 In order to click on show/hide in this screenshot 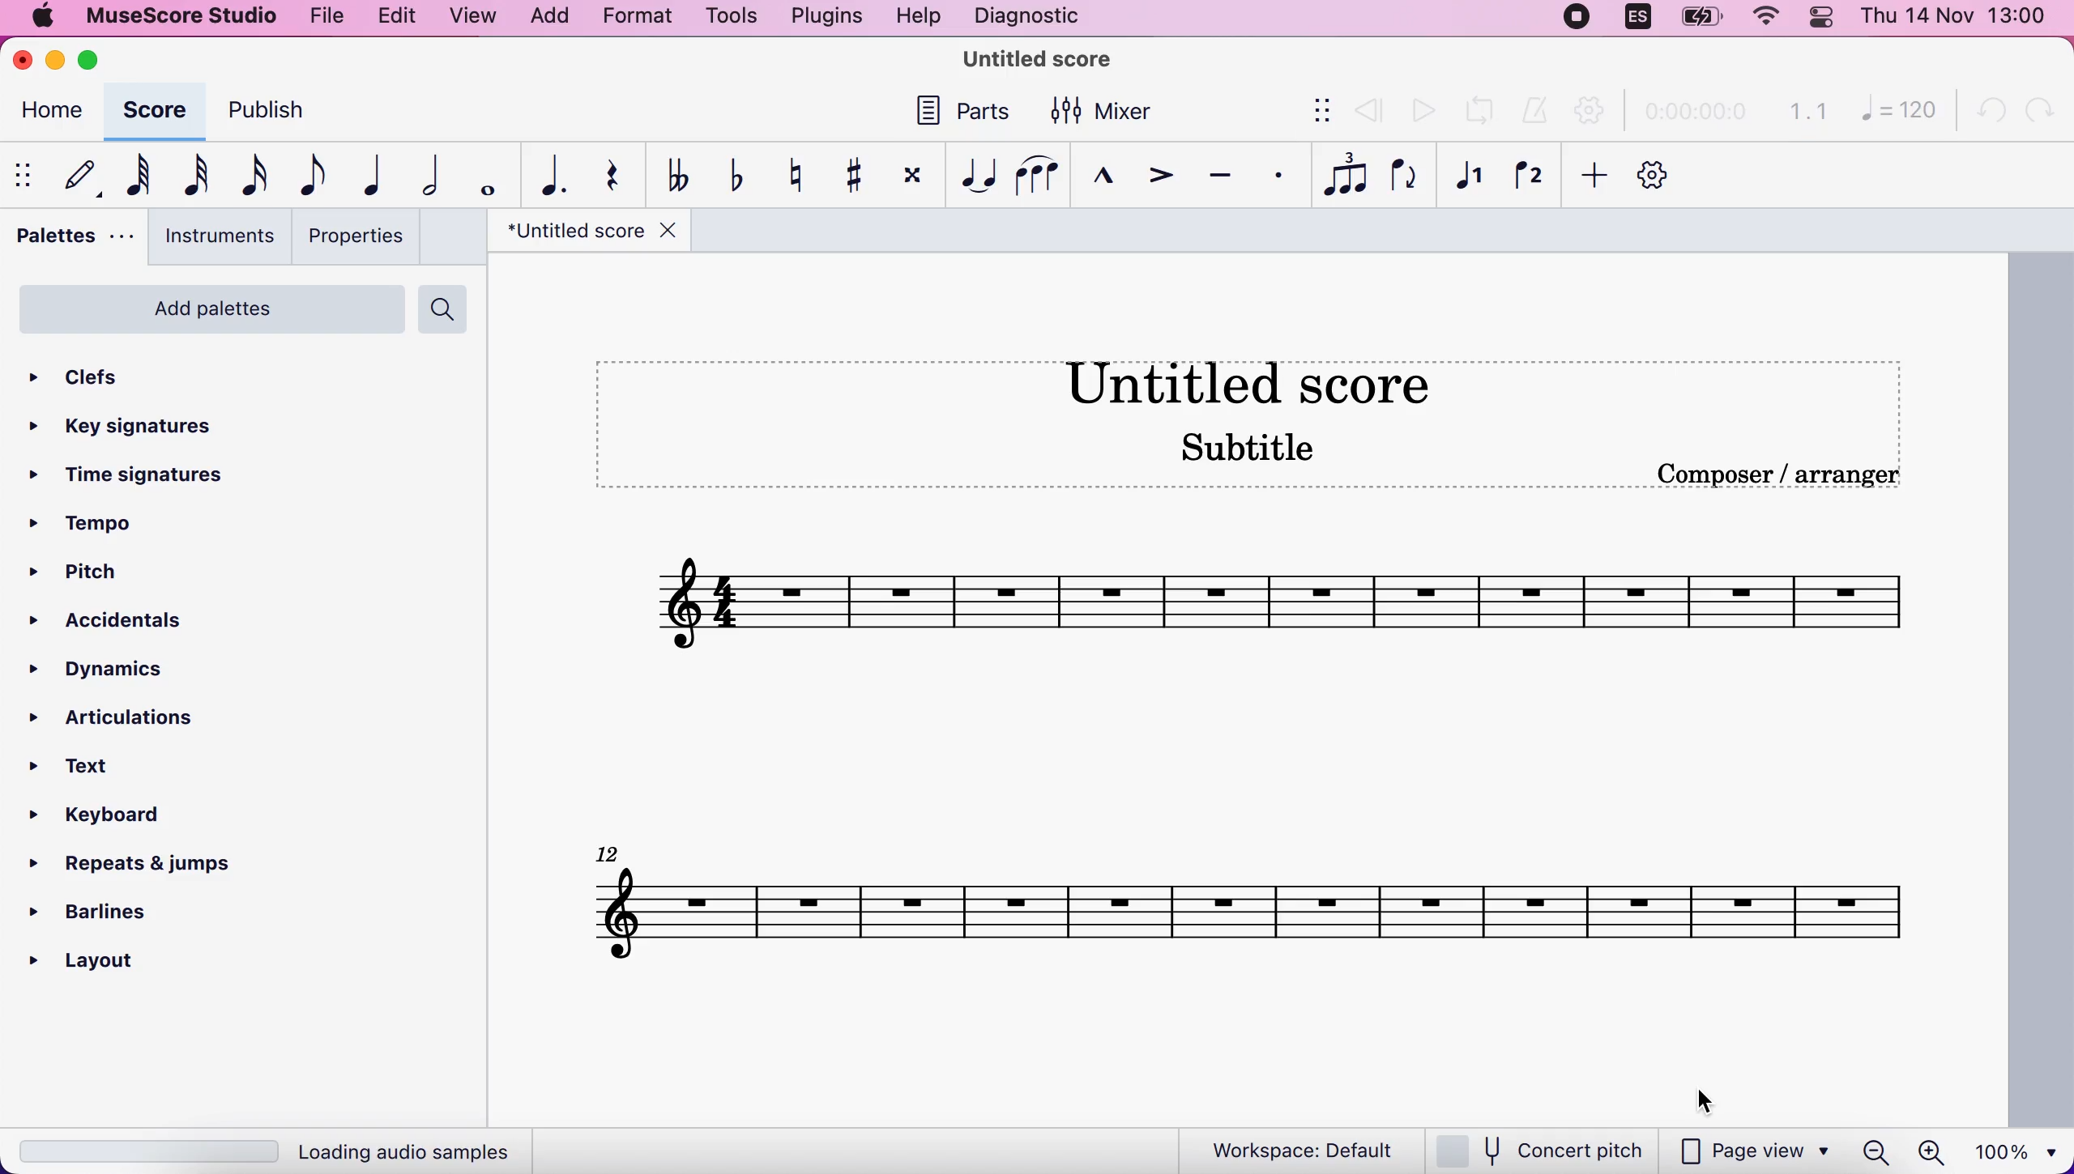, I will do `click(28, 174)`.